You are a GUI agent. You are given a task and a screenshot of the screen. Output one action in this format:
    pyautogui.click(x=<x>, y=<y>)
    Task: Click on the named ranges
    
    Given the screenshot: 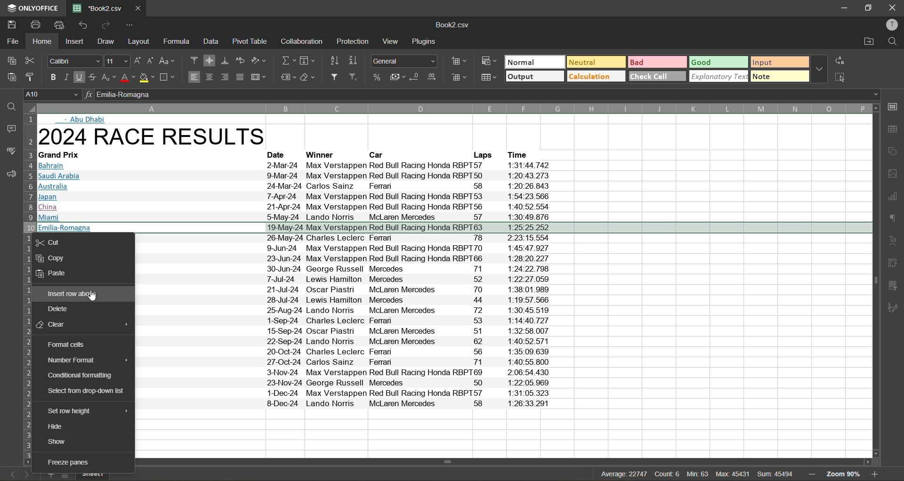 What is the action you would take?
    pyautogui.click(x=286, y=77)
    